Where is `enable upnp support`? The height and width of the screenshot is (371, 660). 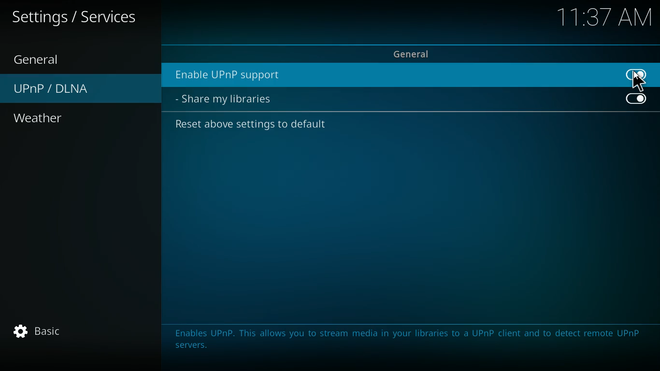 enable upnp support is located at coordinates (390, 75).